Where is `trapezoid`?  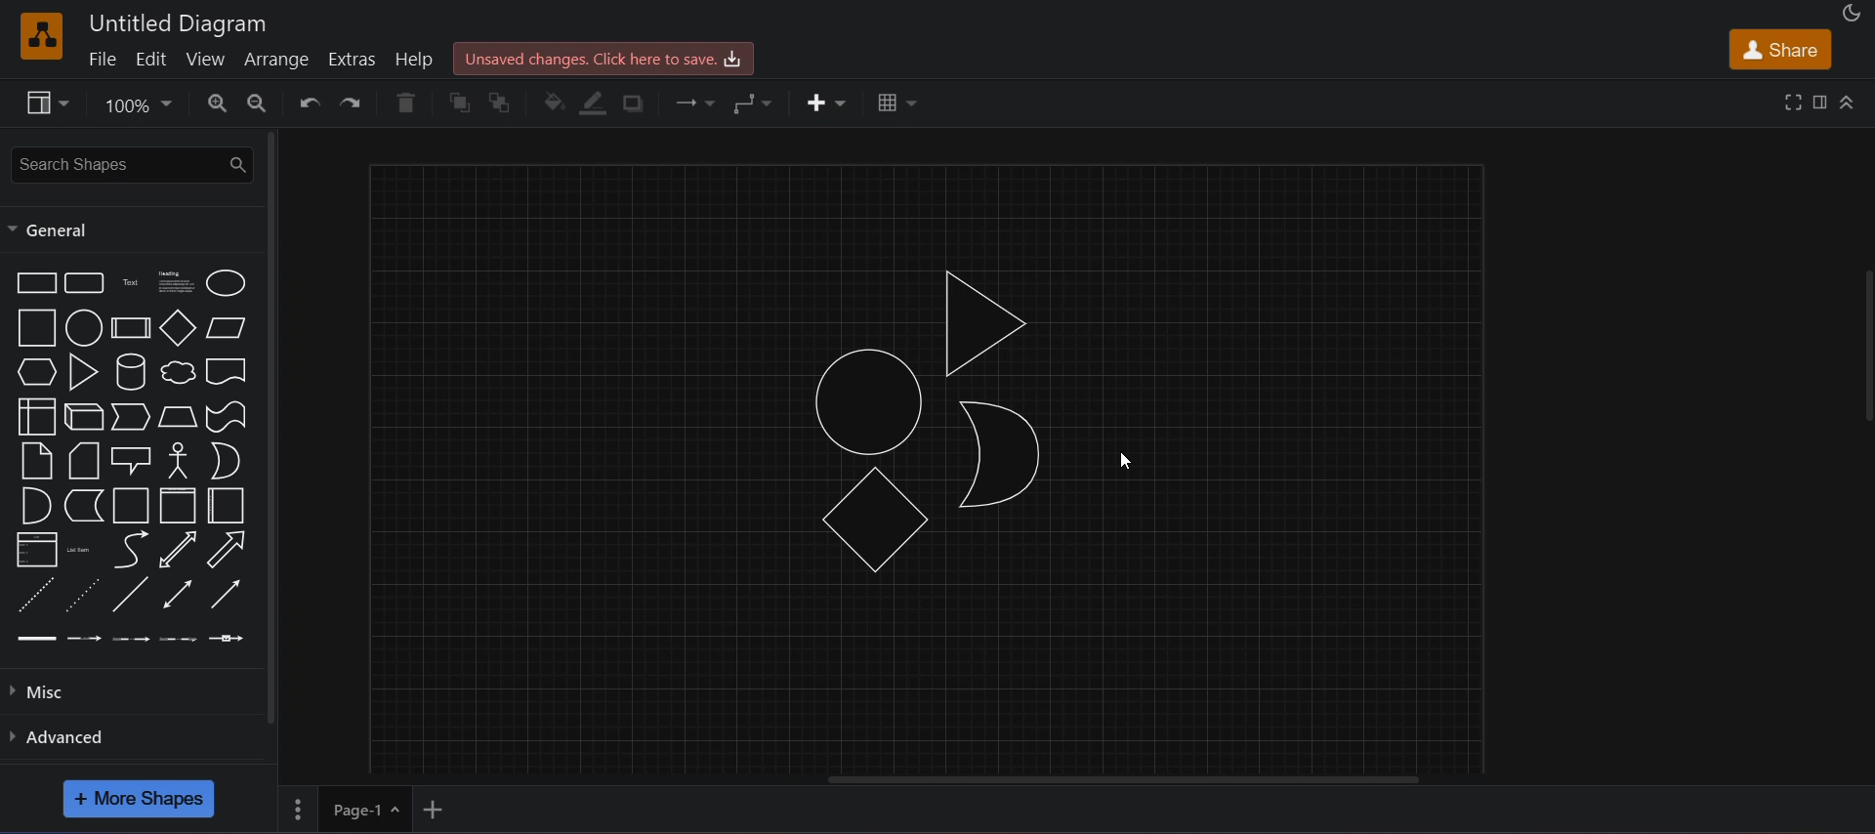 trapezoid is located at coordinates (175, 417).